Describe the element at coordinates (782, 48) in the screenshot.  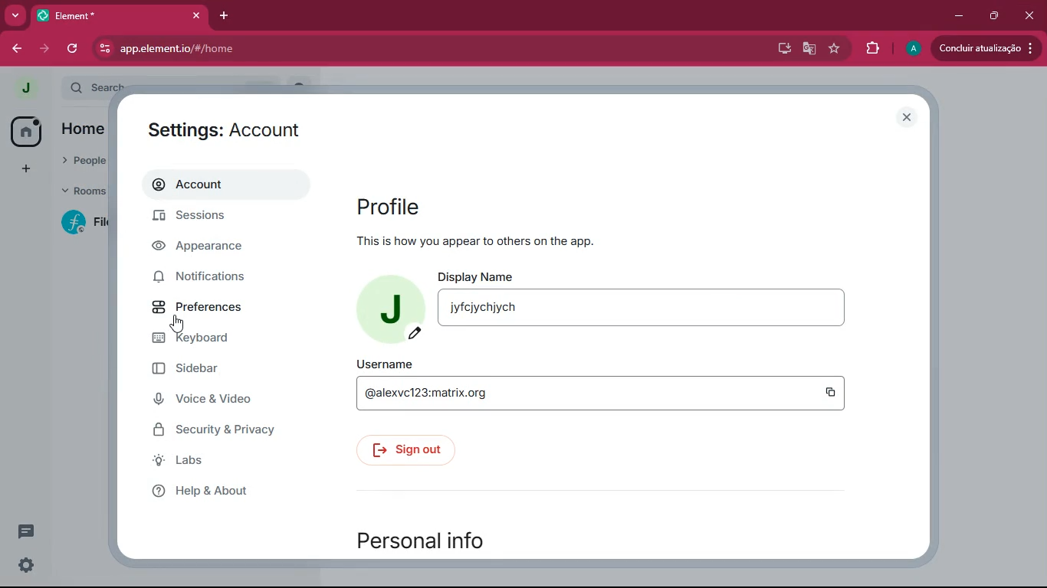
I see `desktop` at that location.